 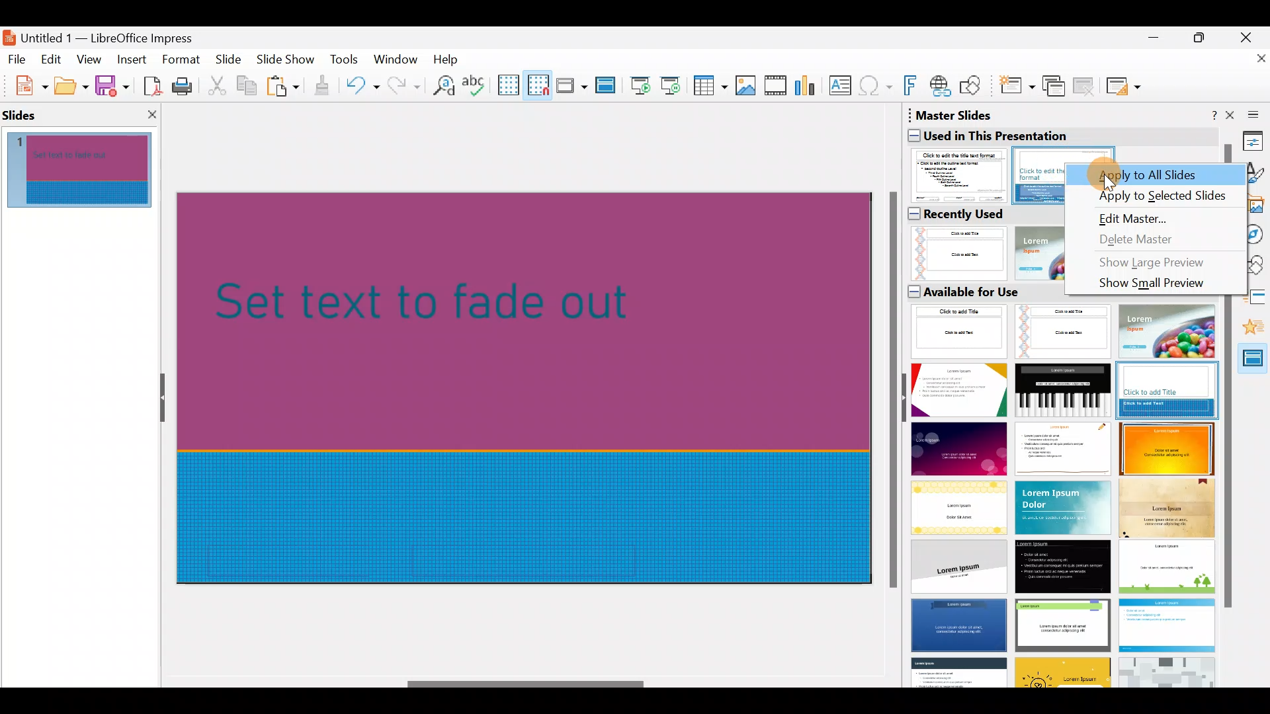 What do you see at coordinates (1251, 114) in the screenshot?
I see `Sidebar settings` at bounding box center [1251, 114].